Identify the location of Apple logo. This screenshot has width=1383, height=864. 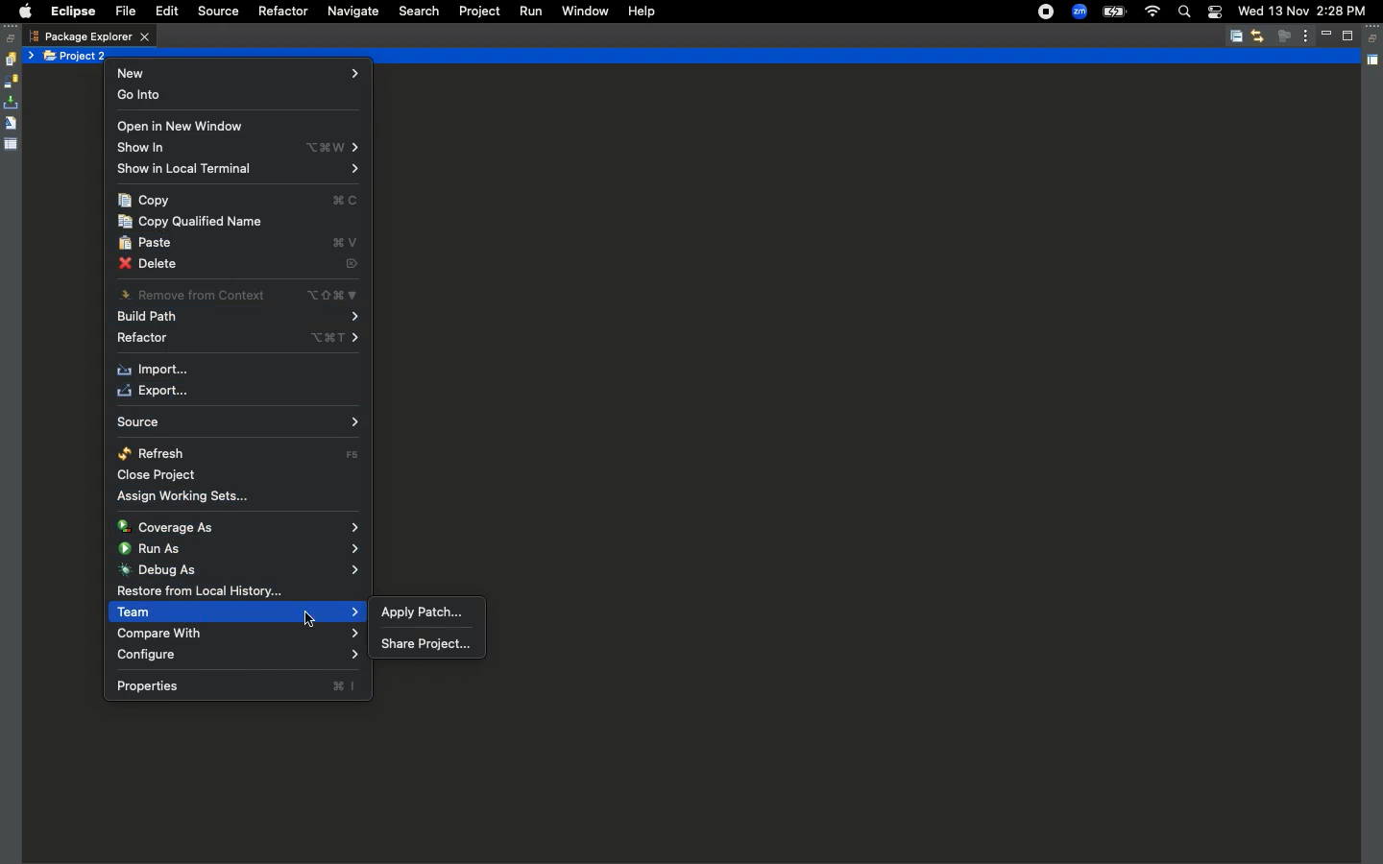
(22, 12).